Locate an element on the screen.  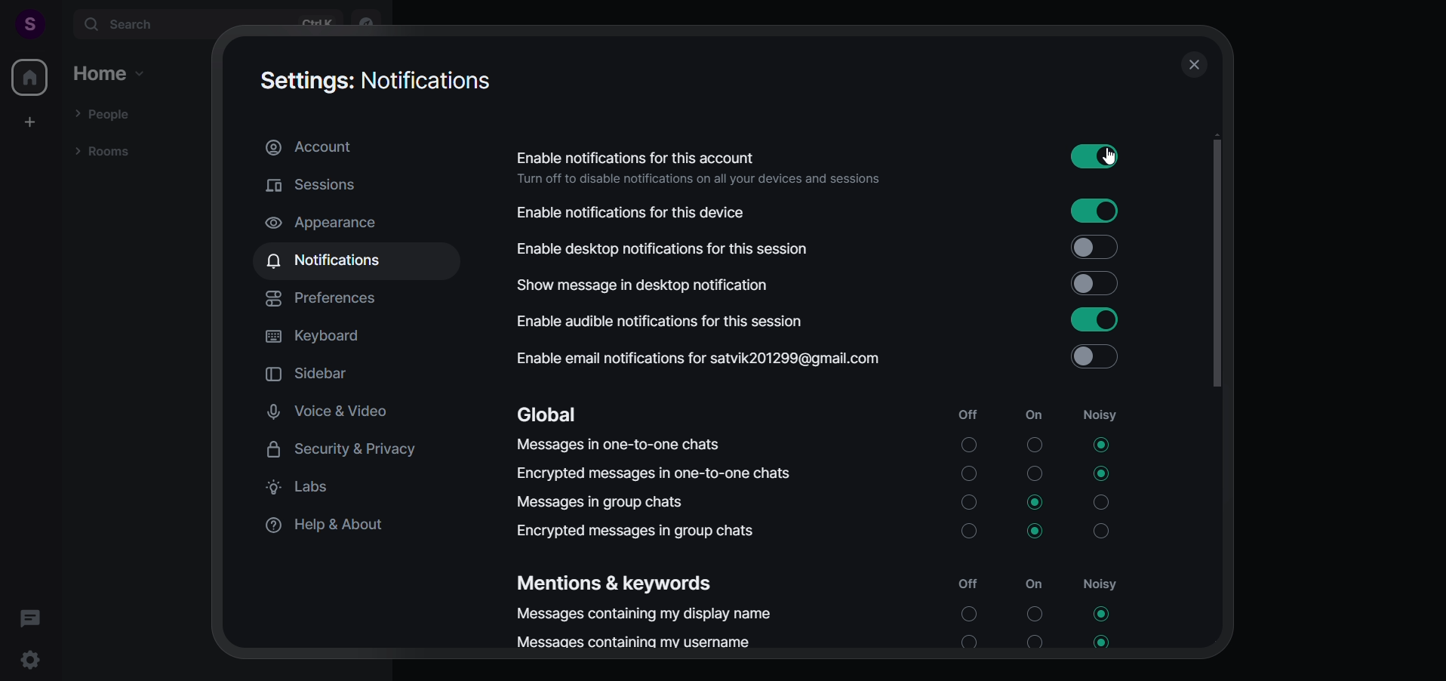
noisy is located at coordinates (1106, 586).